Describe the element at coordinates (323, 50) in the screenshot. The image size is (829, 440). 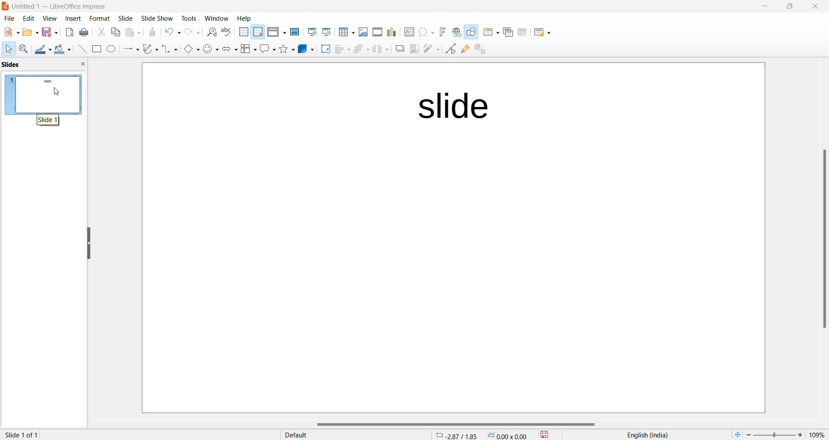
I see `Rotate` at that location.